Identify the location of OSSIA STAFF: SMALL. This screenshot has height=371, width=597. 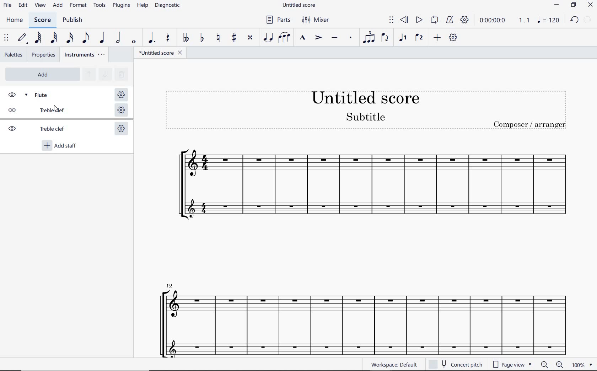
(375, 208).